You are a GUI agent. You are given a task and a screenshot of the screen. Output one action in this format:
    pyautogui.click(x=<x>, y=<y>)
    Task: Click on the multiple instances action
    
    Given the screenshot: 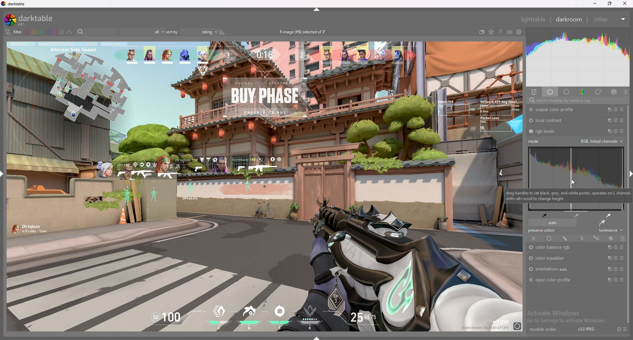 What is the action you would take?
    pyautogui.click(x=609, y=269)
    